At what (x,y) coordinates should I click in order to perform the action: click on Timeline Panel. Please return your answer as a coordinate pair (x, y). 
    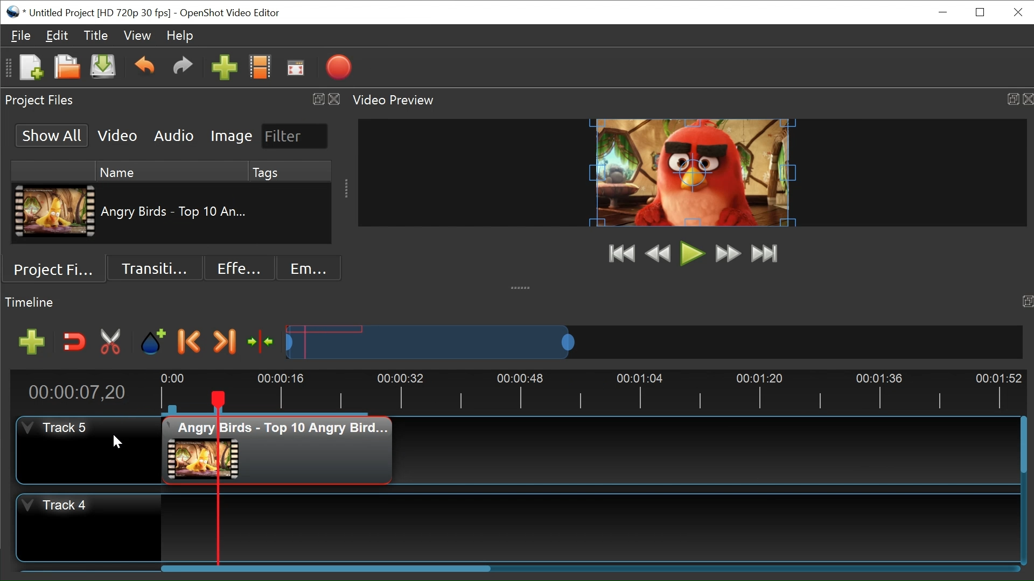
    Looking at the image, I should click on (517, 302).